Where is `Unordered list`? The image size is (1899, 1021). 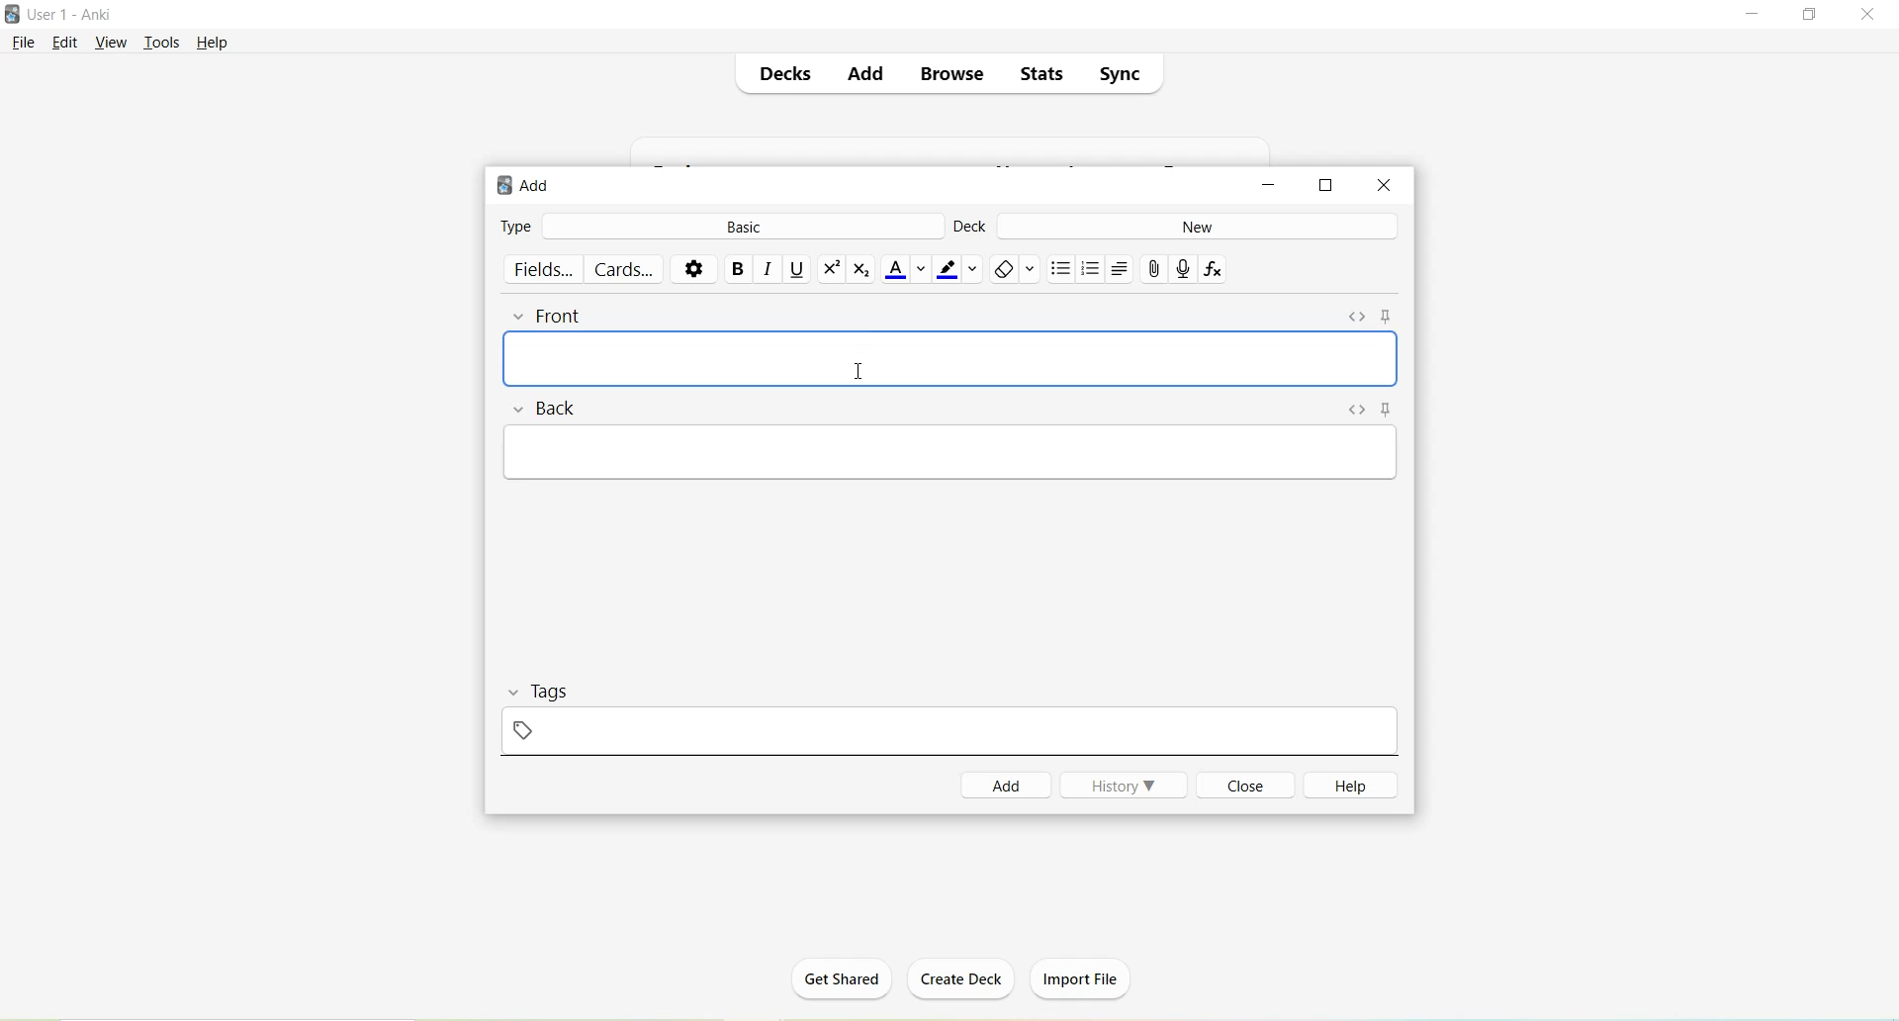
Unordered list is located at coordinates (1059, 269).